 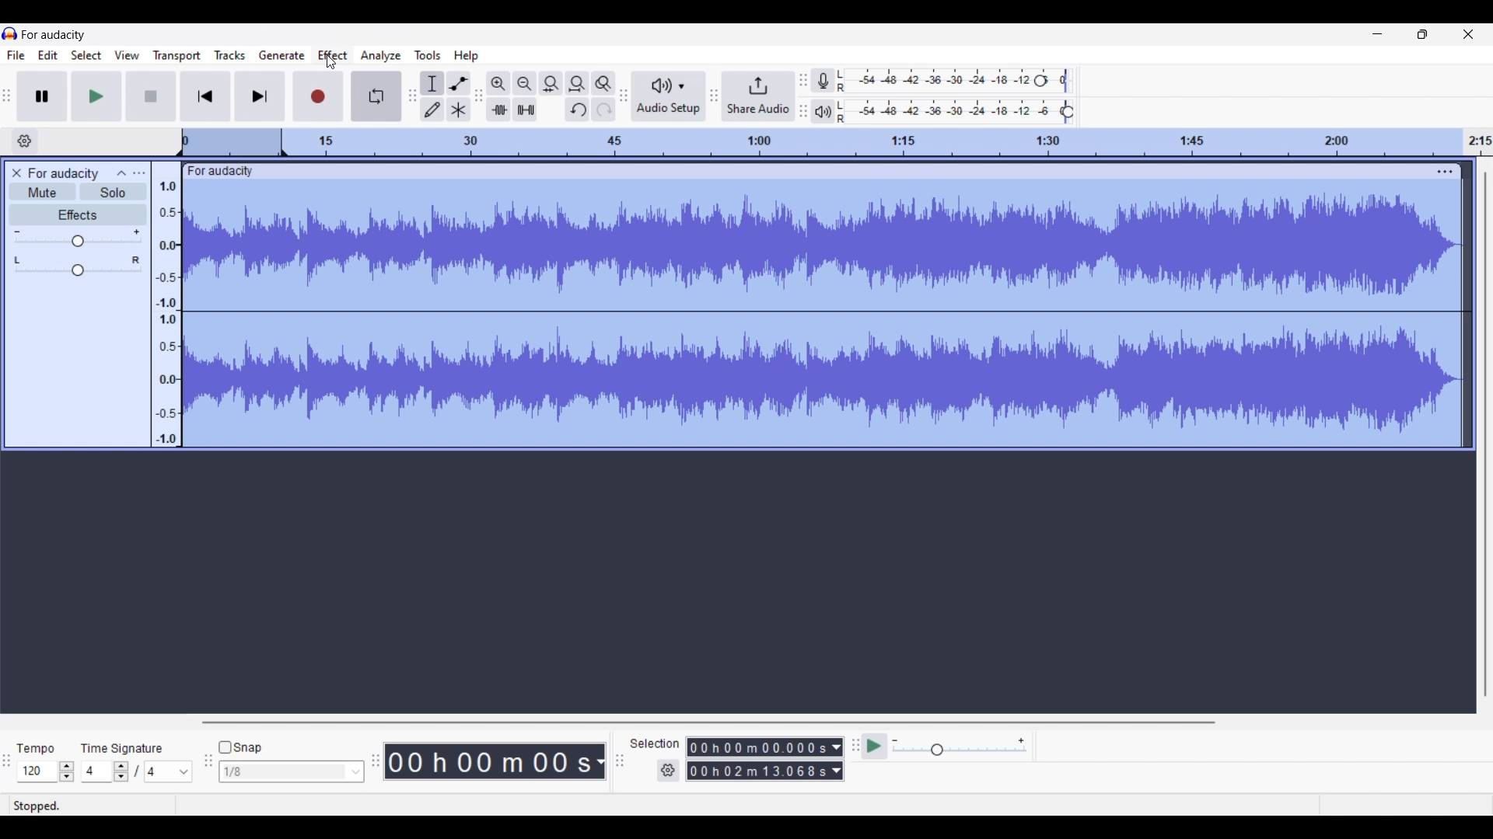 What do you see at coordinates (1068, 112) in the screenshot?
I see `Playback level header` at bounding box center [1068, 112].